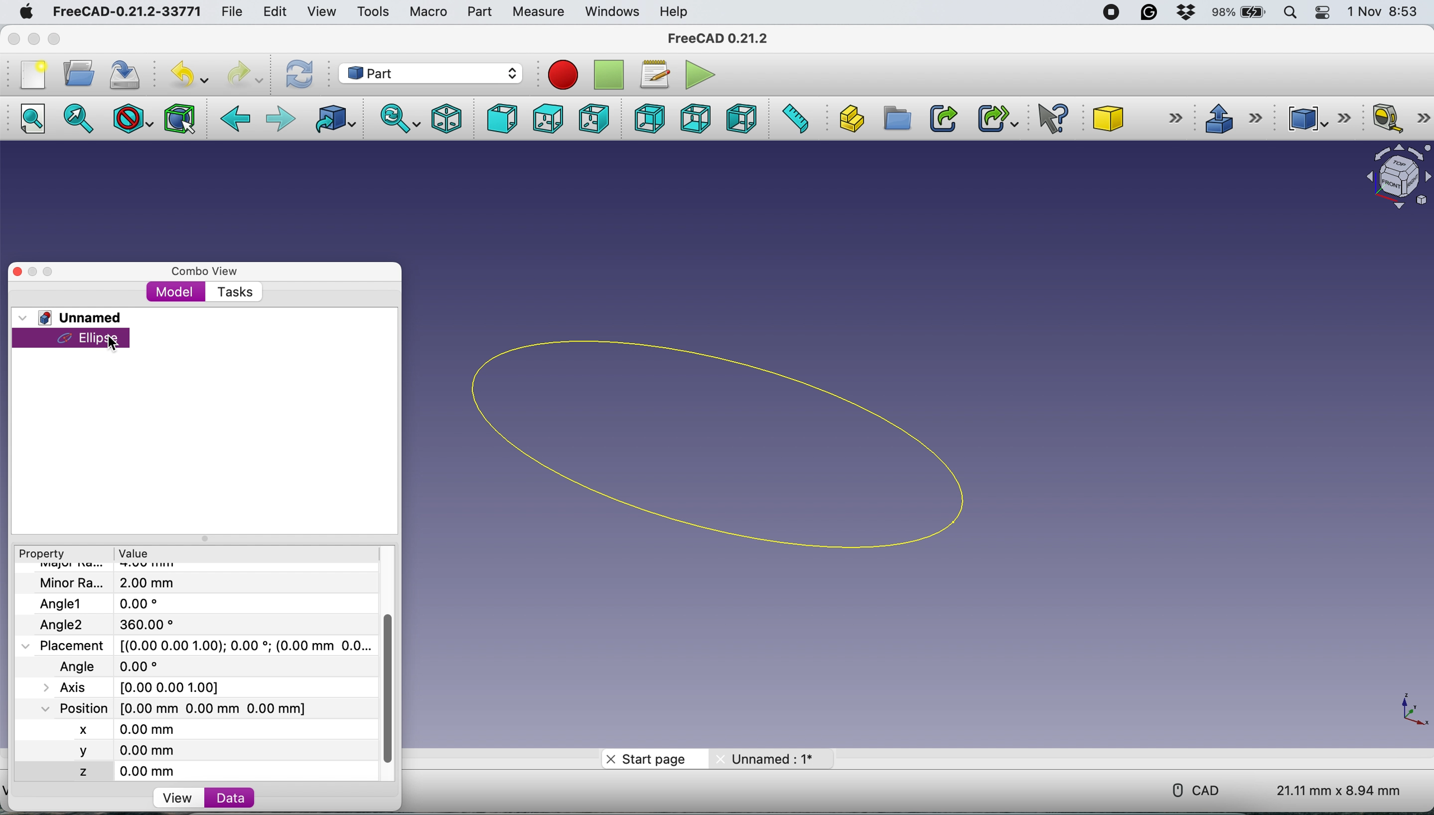 The width and height of the screenshot is (1434, 815). What do you see at coordinates (108, 751) in the screenshot?
I see `y` at bounding box center [108, 751].